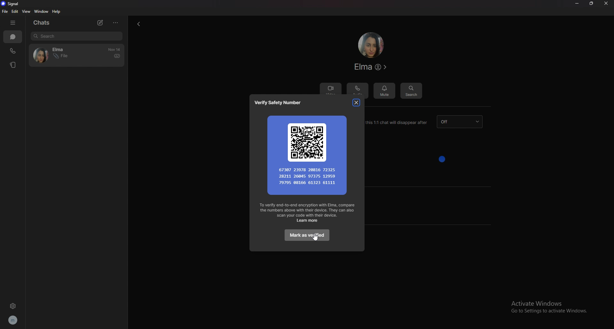 This screenshot has height=329, width=614. I want to click on mark as verified, so click(307, 235).